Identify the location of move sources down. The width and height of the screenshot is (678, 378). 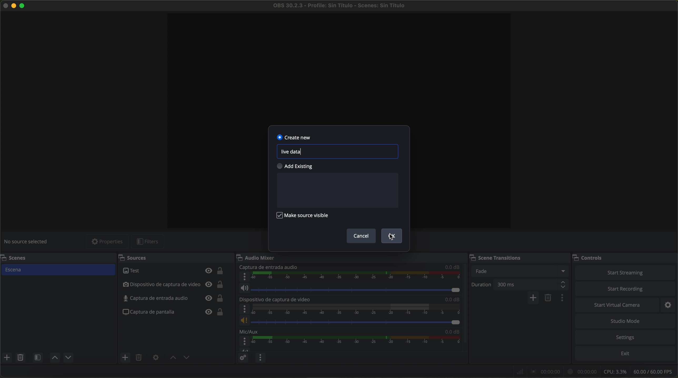
(187, 359).